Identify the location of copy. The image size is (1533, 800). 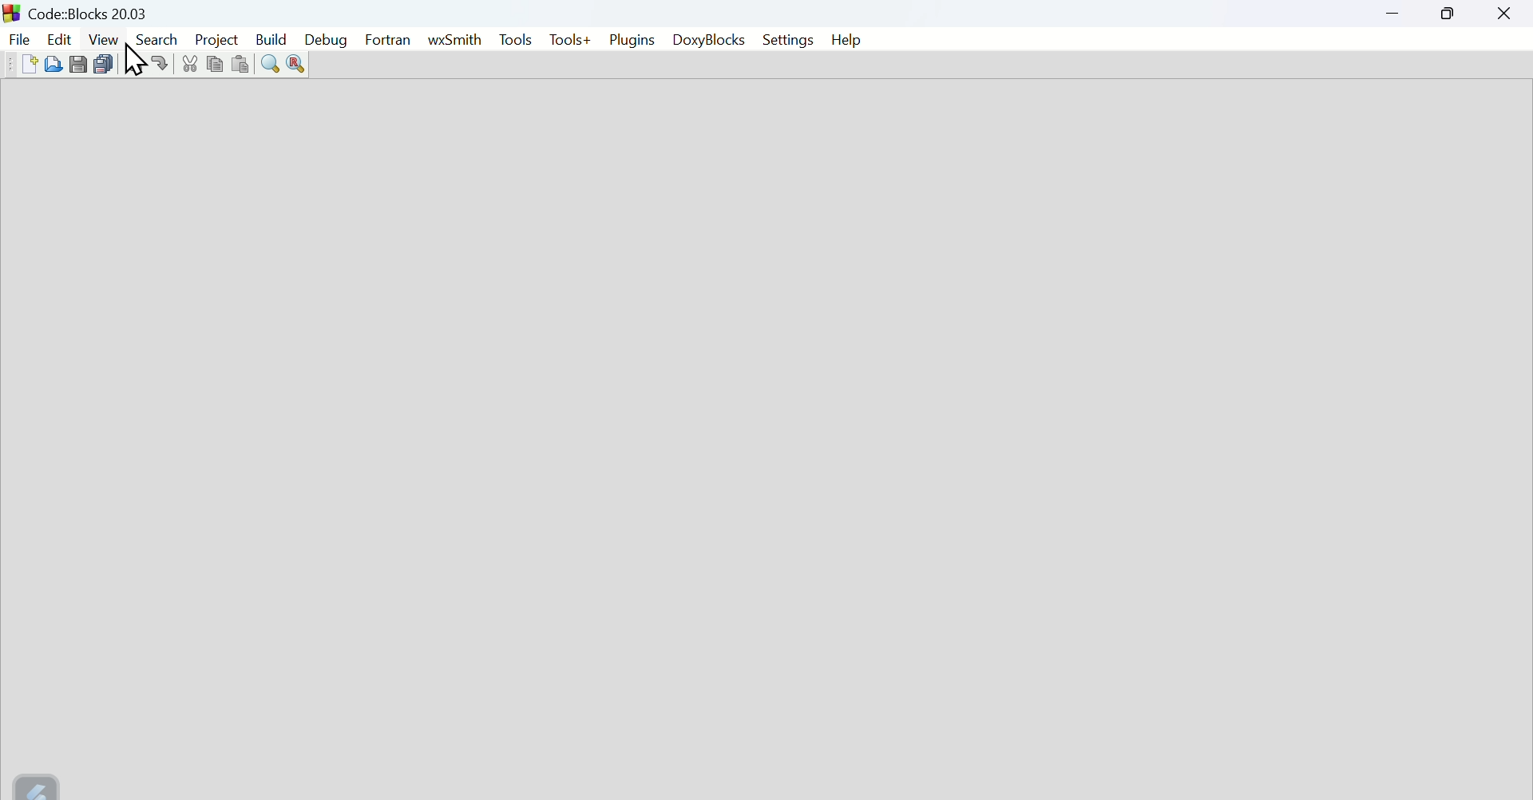
(215, 64).